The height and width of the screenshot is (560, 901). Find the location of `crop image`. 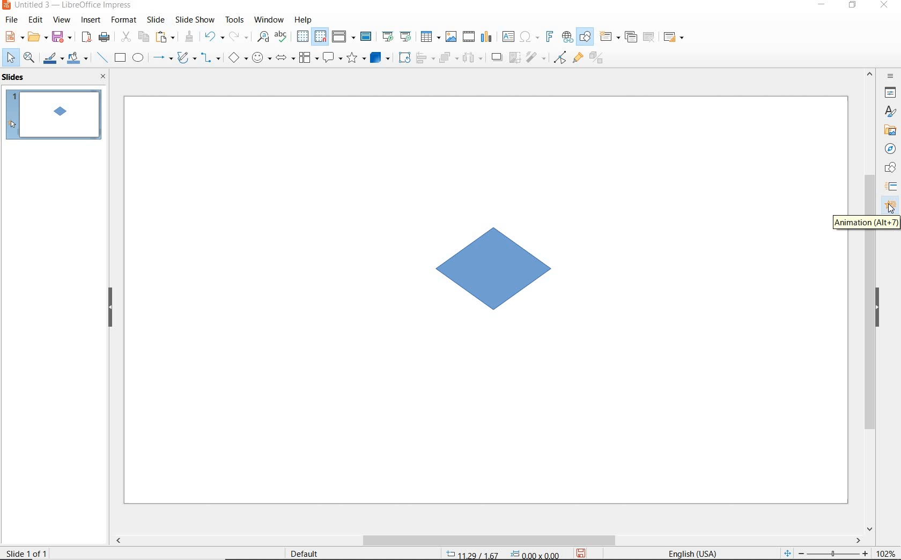

crop image is located at coordinates (515, 58).